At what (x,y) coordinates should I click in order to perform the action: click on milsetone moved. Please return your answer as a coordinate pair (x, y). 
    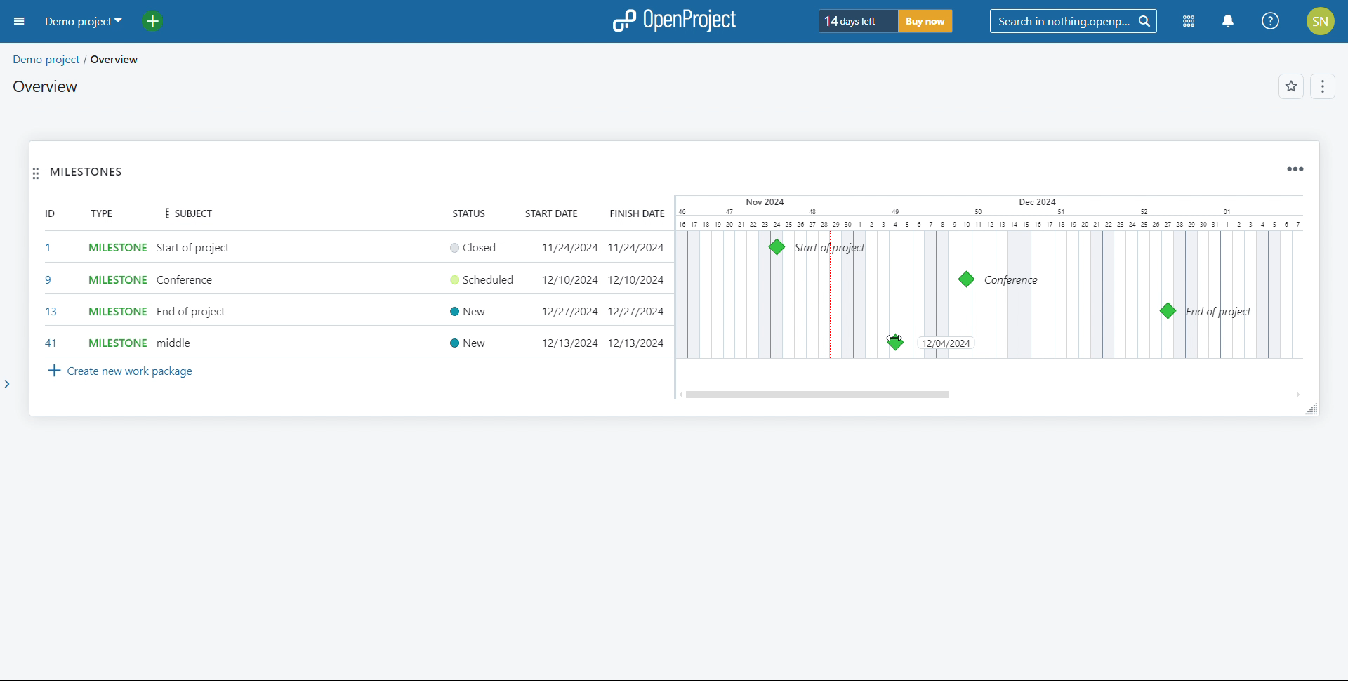
    Looking at the image, I should click on (895, 343).